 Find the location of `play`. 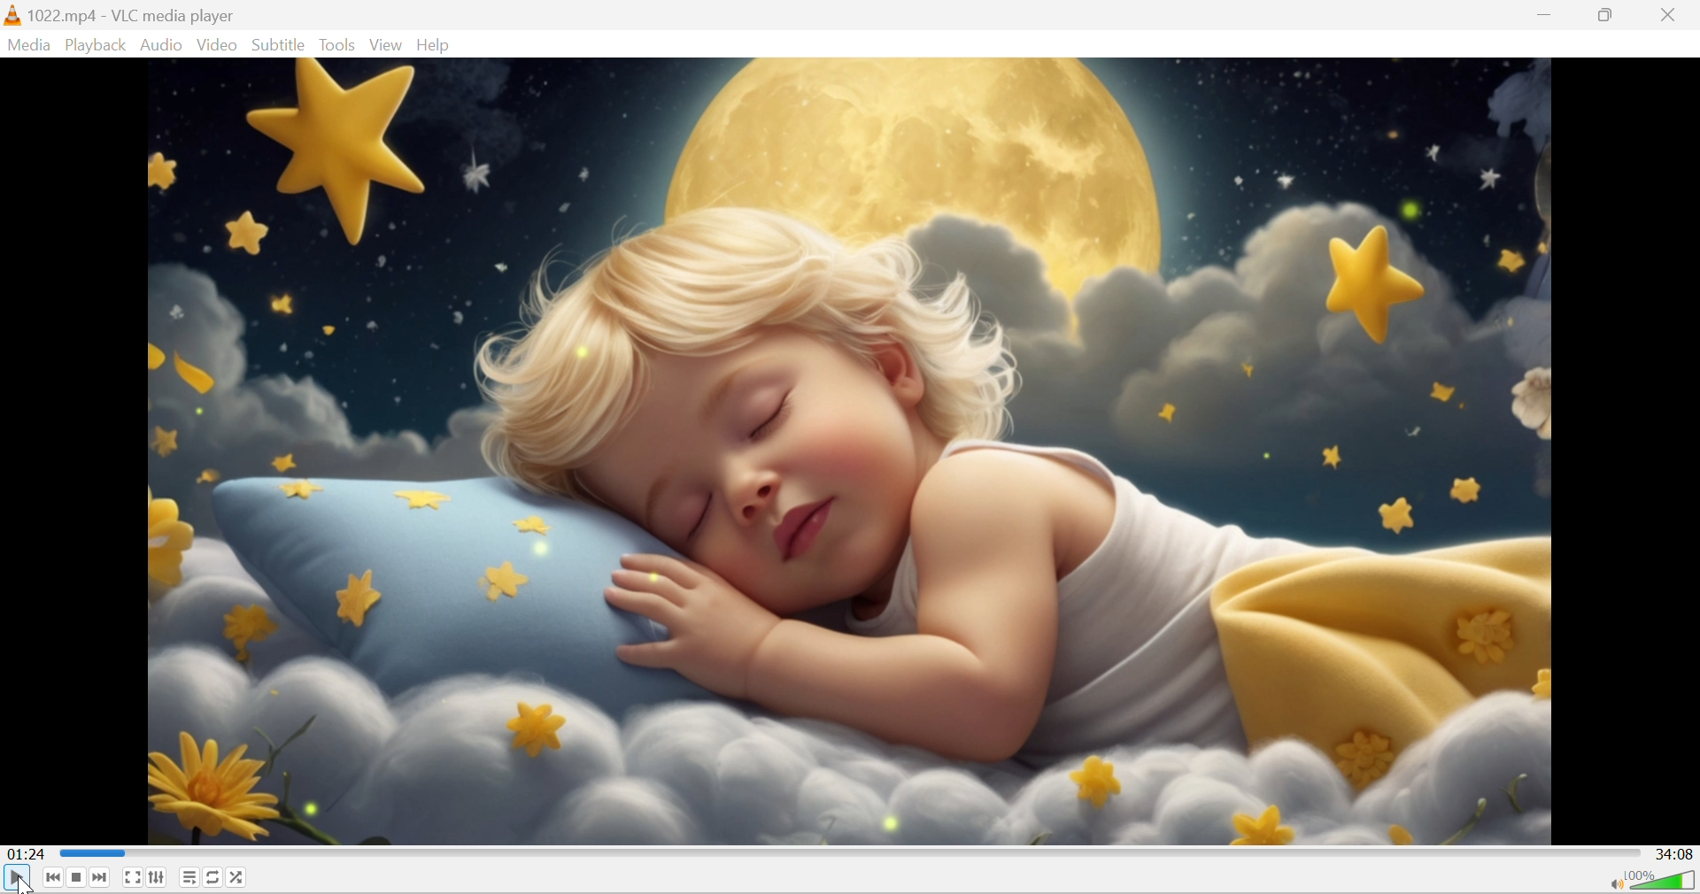

play is located at coordinates (18, 877).